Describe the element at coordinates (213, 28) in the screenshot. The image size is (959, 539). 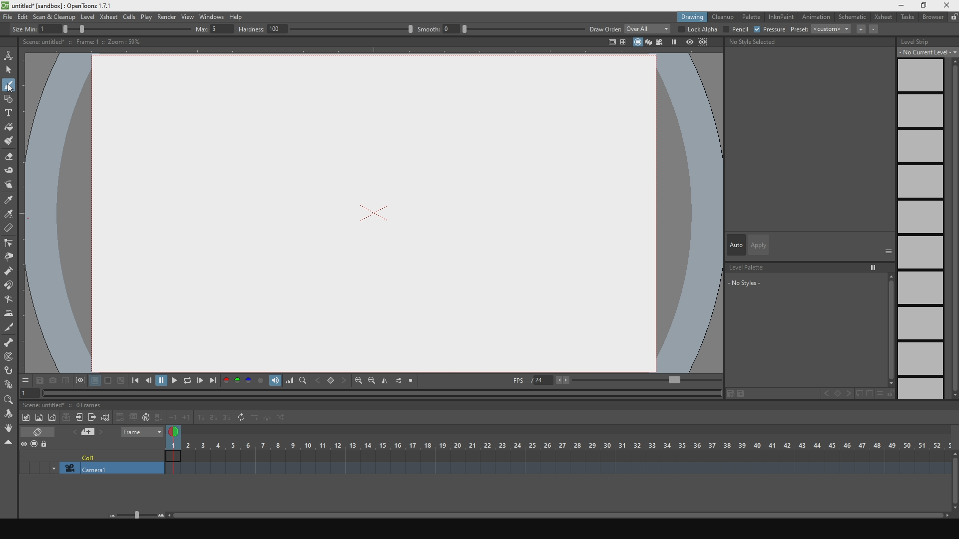
I see `max` at that location.